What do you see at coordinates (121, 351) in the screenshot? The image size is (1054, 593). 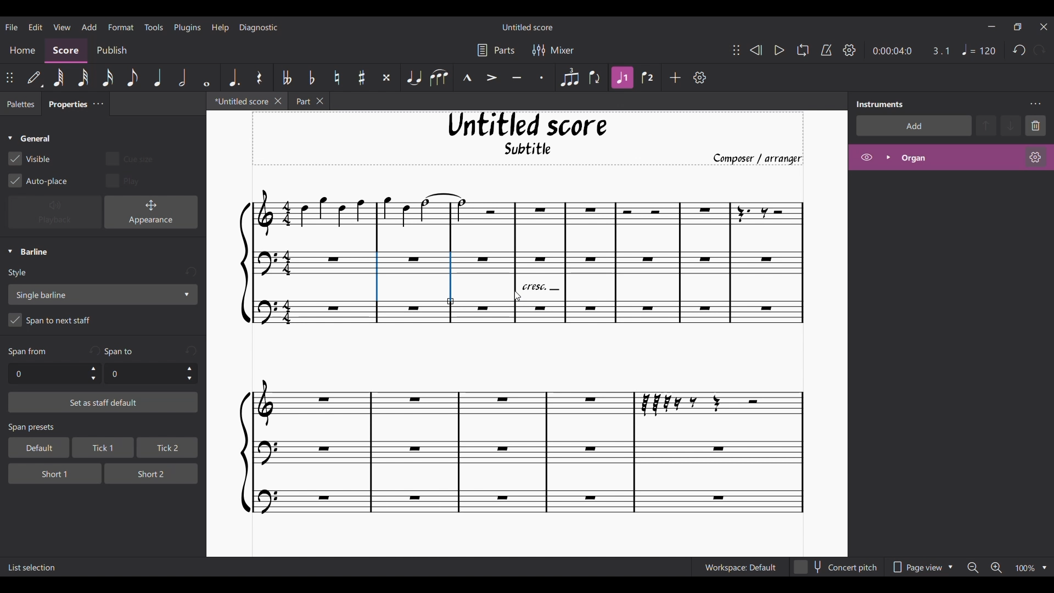 I see `Indicates text space for Span to` at bounding box center [121, 351].